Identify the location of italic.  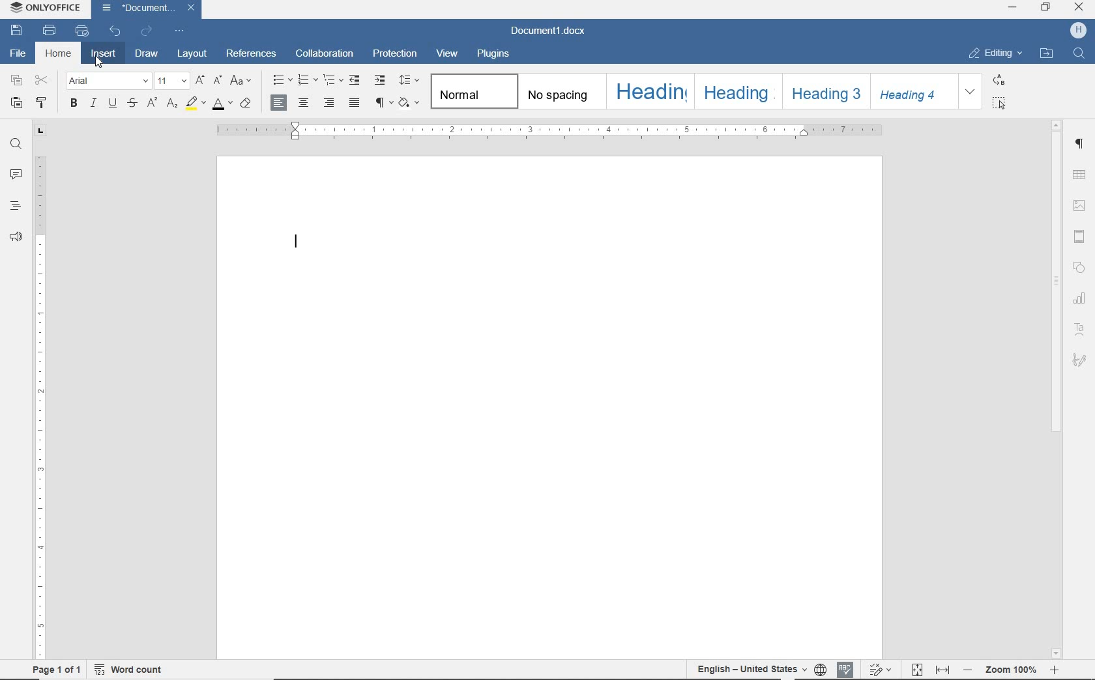
(95, 104).